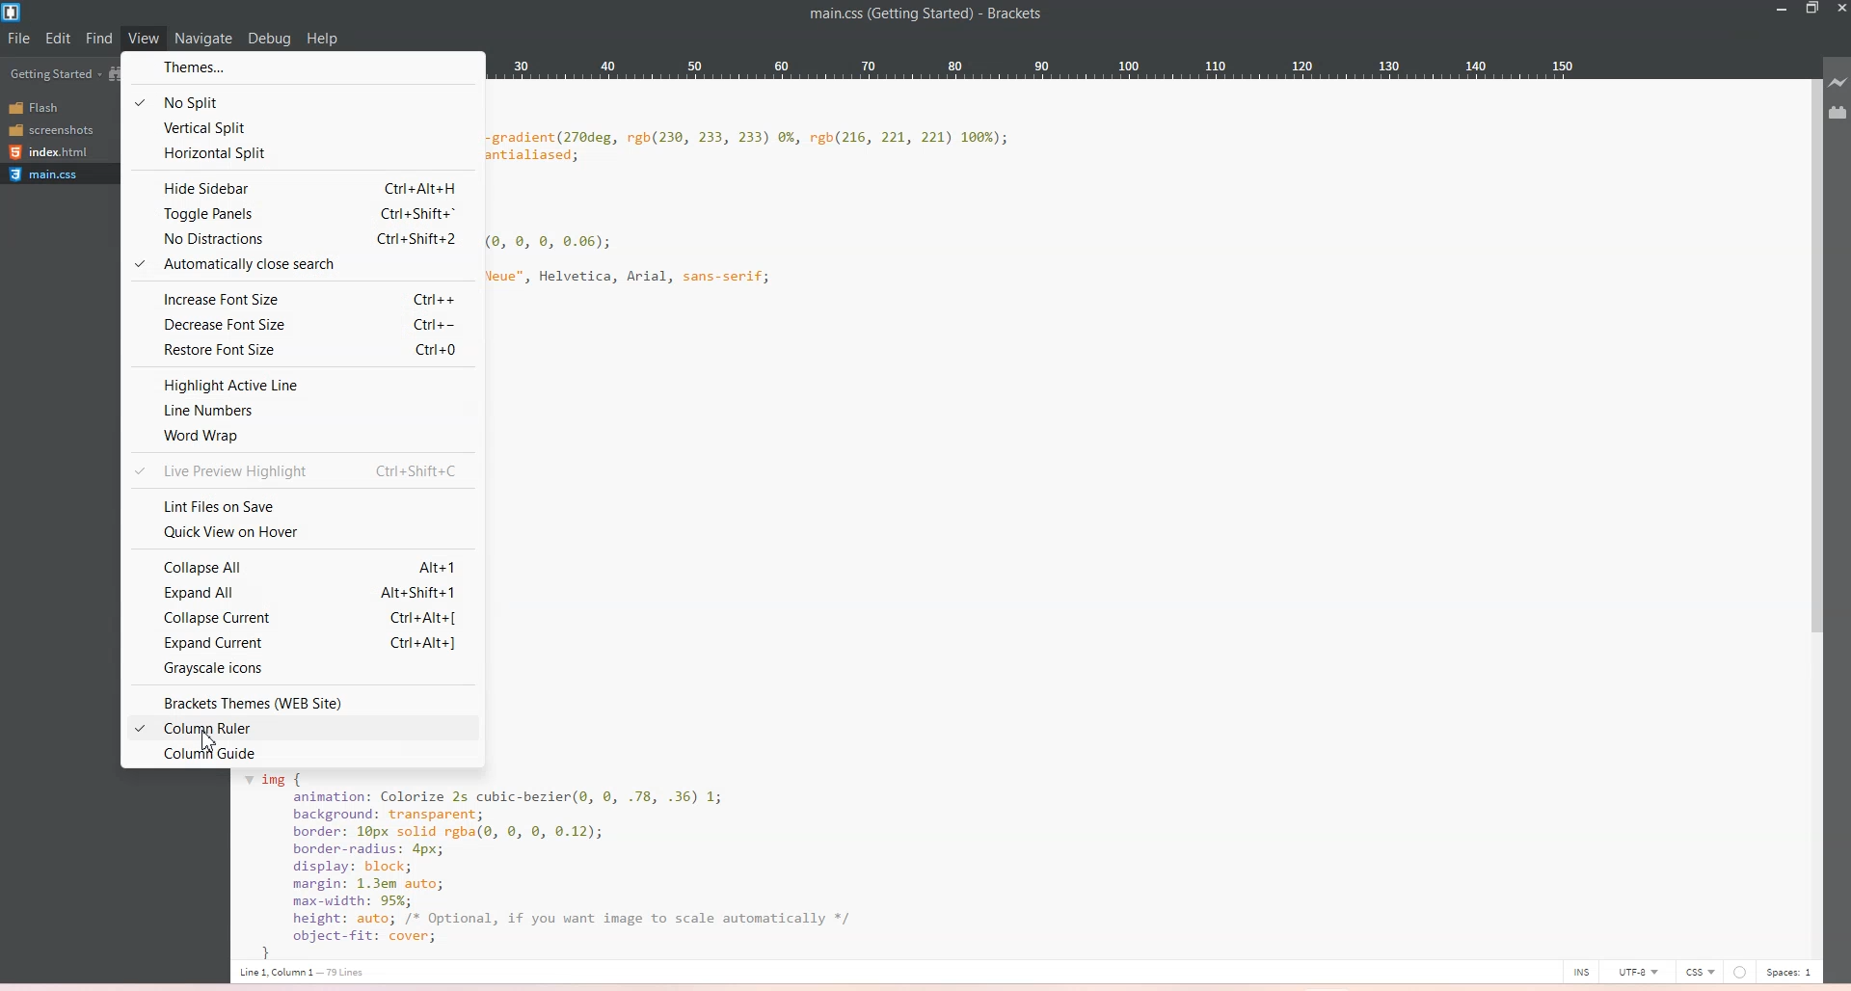 This screenshot has height=991, width=1851. I want to click on Themes, so click(304, 67).